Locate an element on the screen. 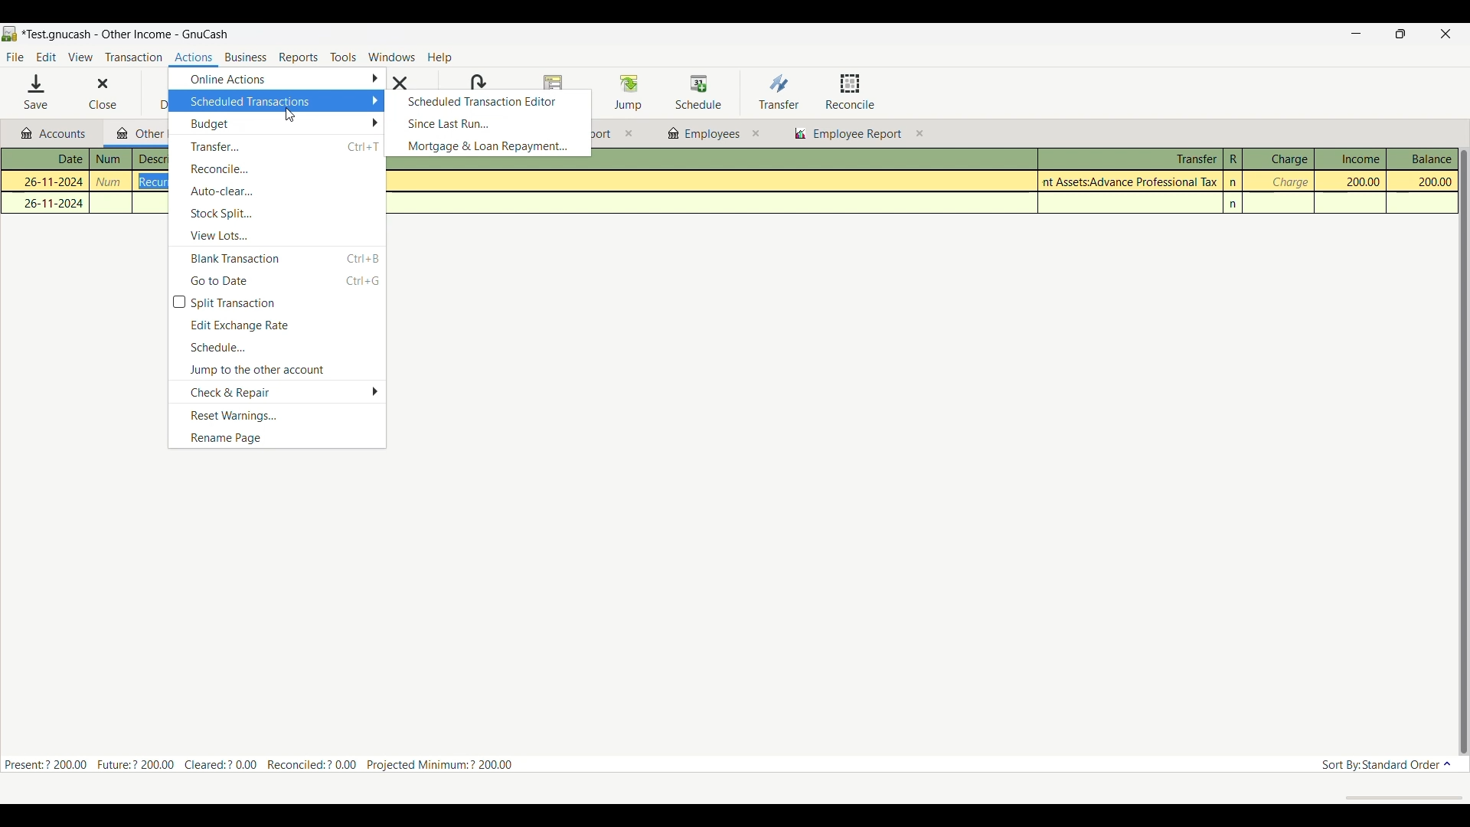 The image size is (1470, 827). Transfer is located at coordinates (277, 147).